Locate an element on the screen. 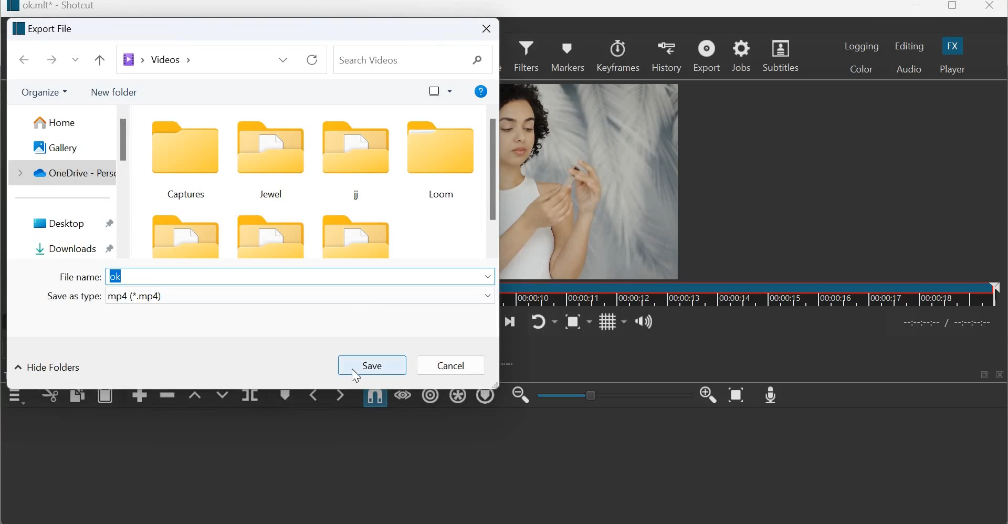  toggle is located at coordinates (609, 394).